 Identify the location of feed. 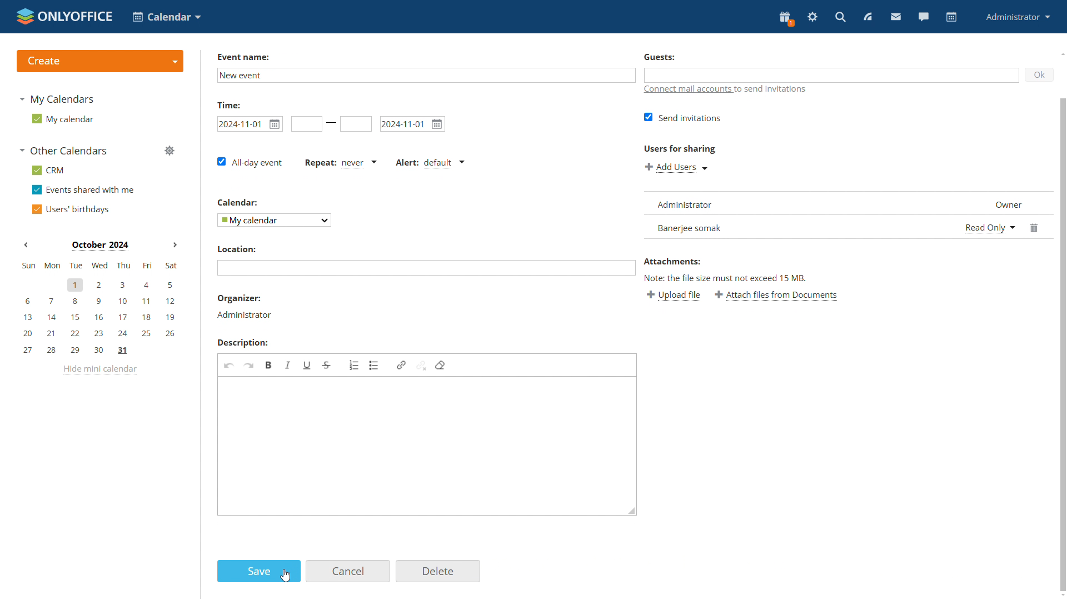
(868, 17).